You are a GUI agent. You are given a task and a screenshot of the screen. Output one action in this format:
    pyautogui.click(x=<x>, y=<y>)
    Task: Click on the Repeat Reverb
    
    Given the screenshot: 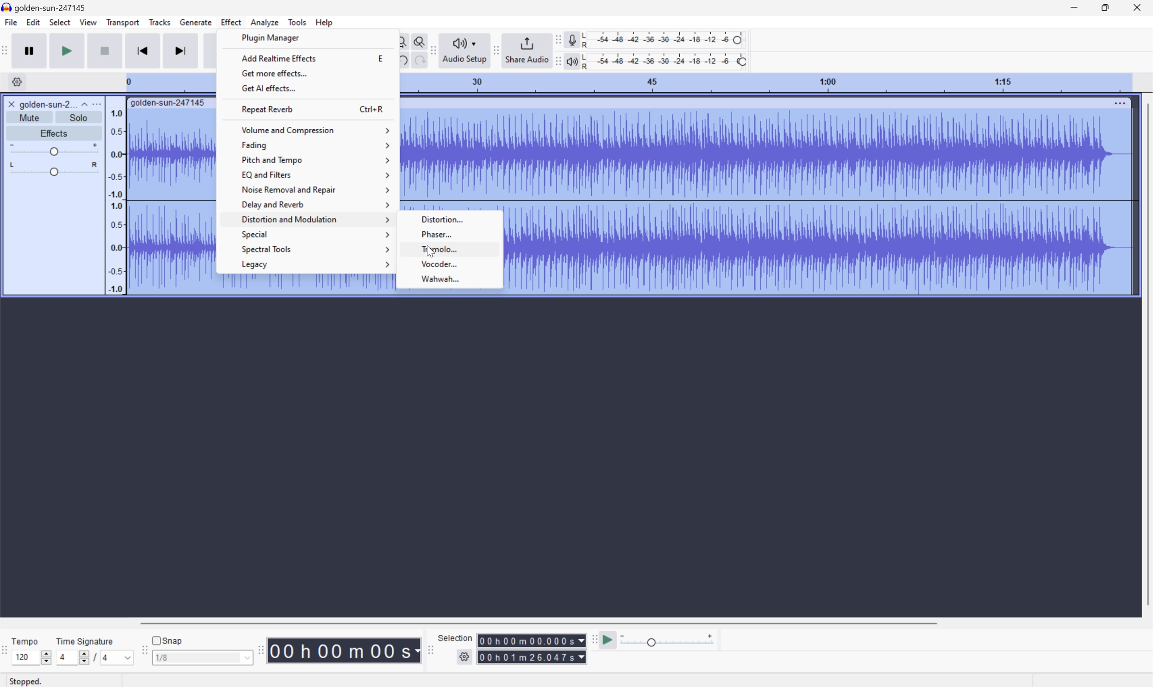 What is the action you would take?
    pyautogui.click(x=269, y=108)
    